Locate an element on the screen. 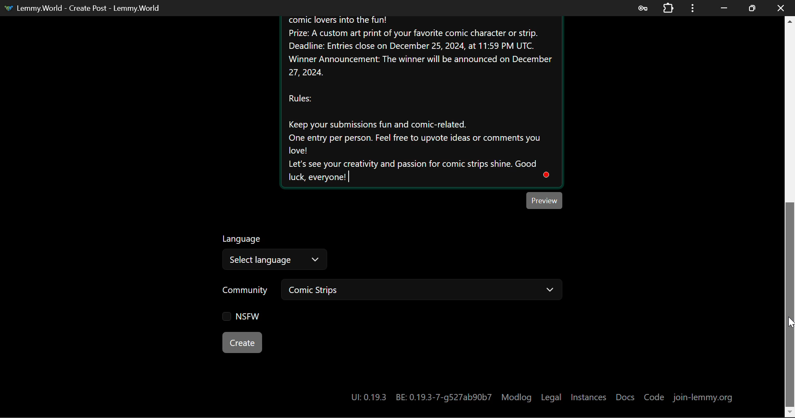 The height and width of the screenshot is (418, 795). Minimize Window is located at coordinates (752, 7).